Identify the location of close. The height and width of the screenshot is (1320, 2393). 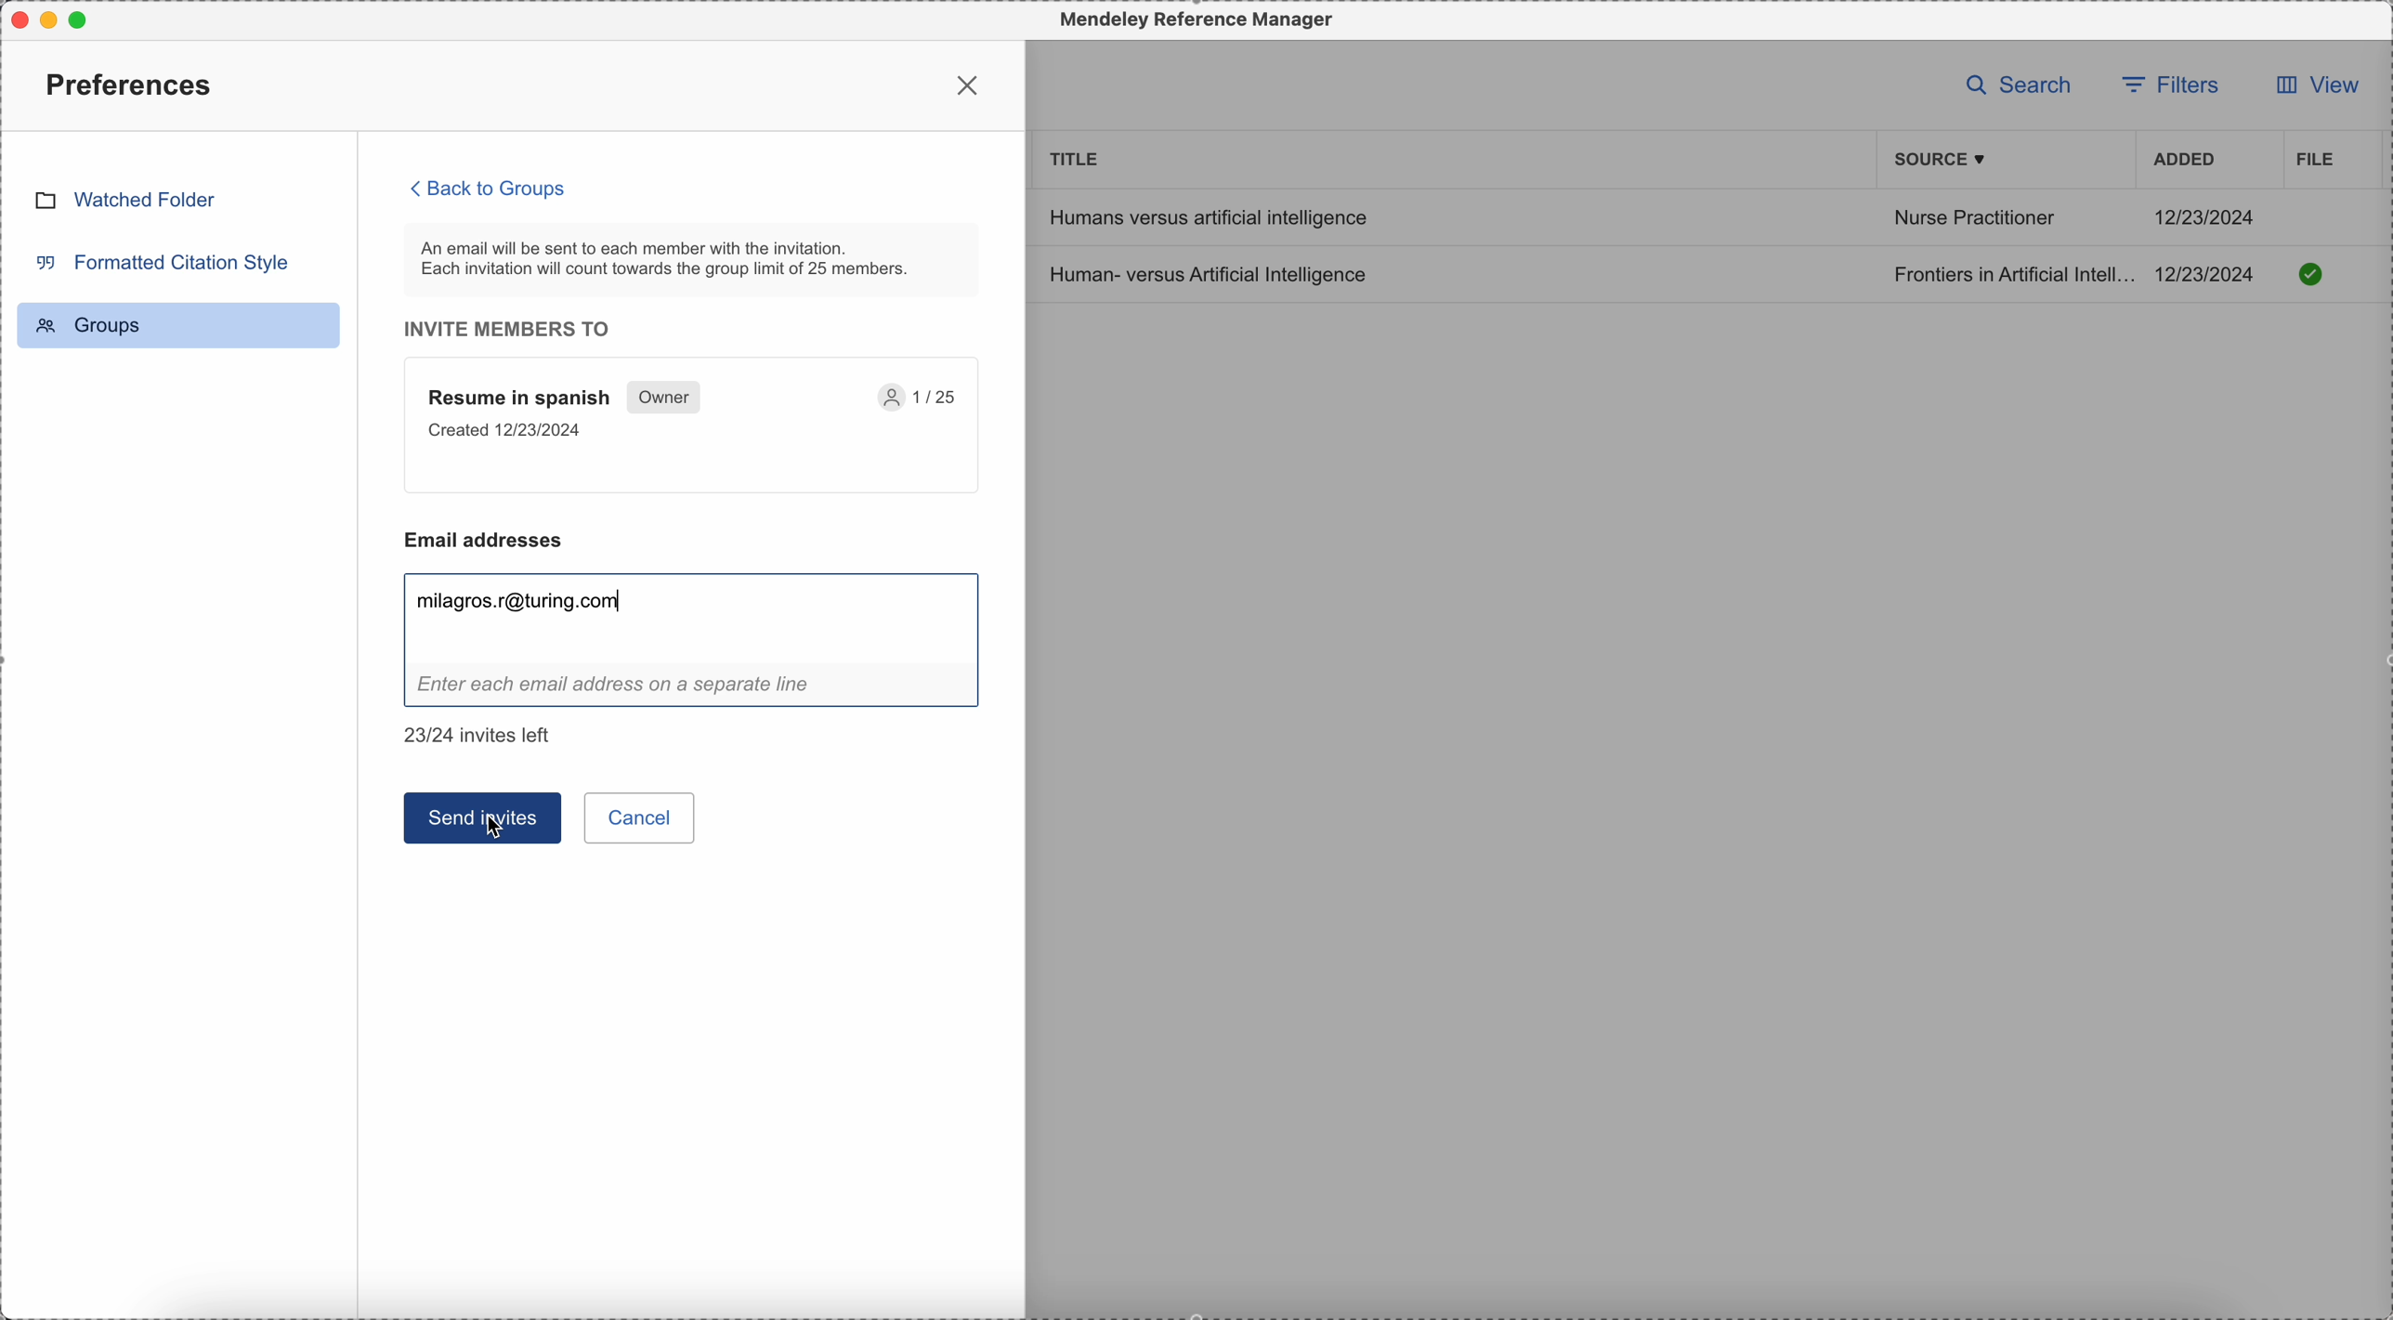
(971, 85).